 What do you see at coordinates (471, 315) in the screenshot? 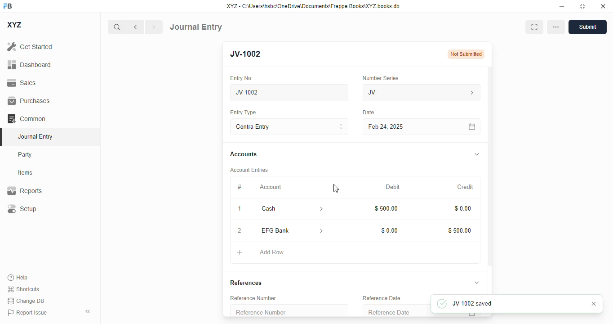
I see `calendar icon` at bounding box center [471, 315].